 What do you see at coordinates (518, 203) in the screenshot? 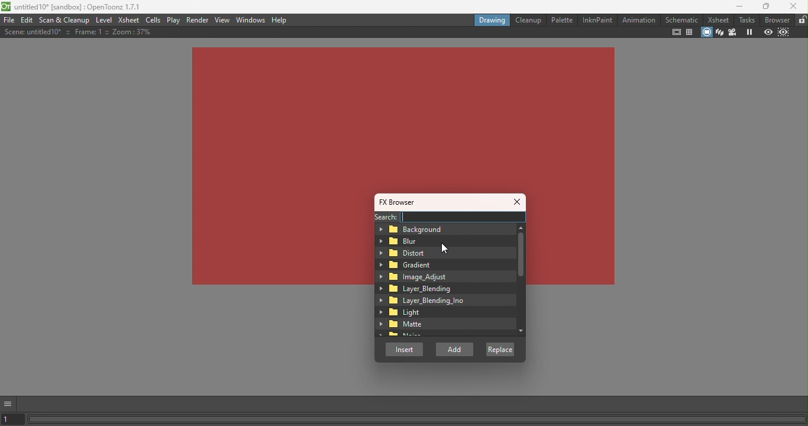
I see `Close` at bounding box center [518, 203].